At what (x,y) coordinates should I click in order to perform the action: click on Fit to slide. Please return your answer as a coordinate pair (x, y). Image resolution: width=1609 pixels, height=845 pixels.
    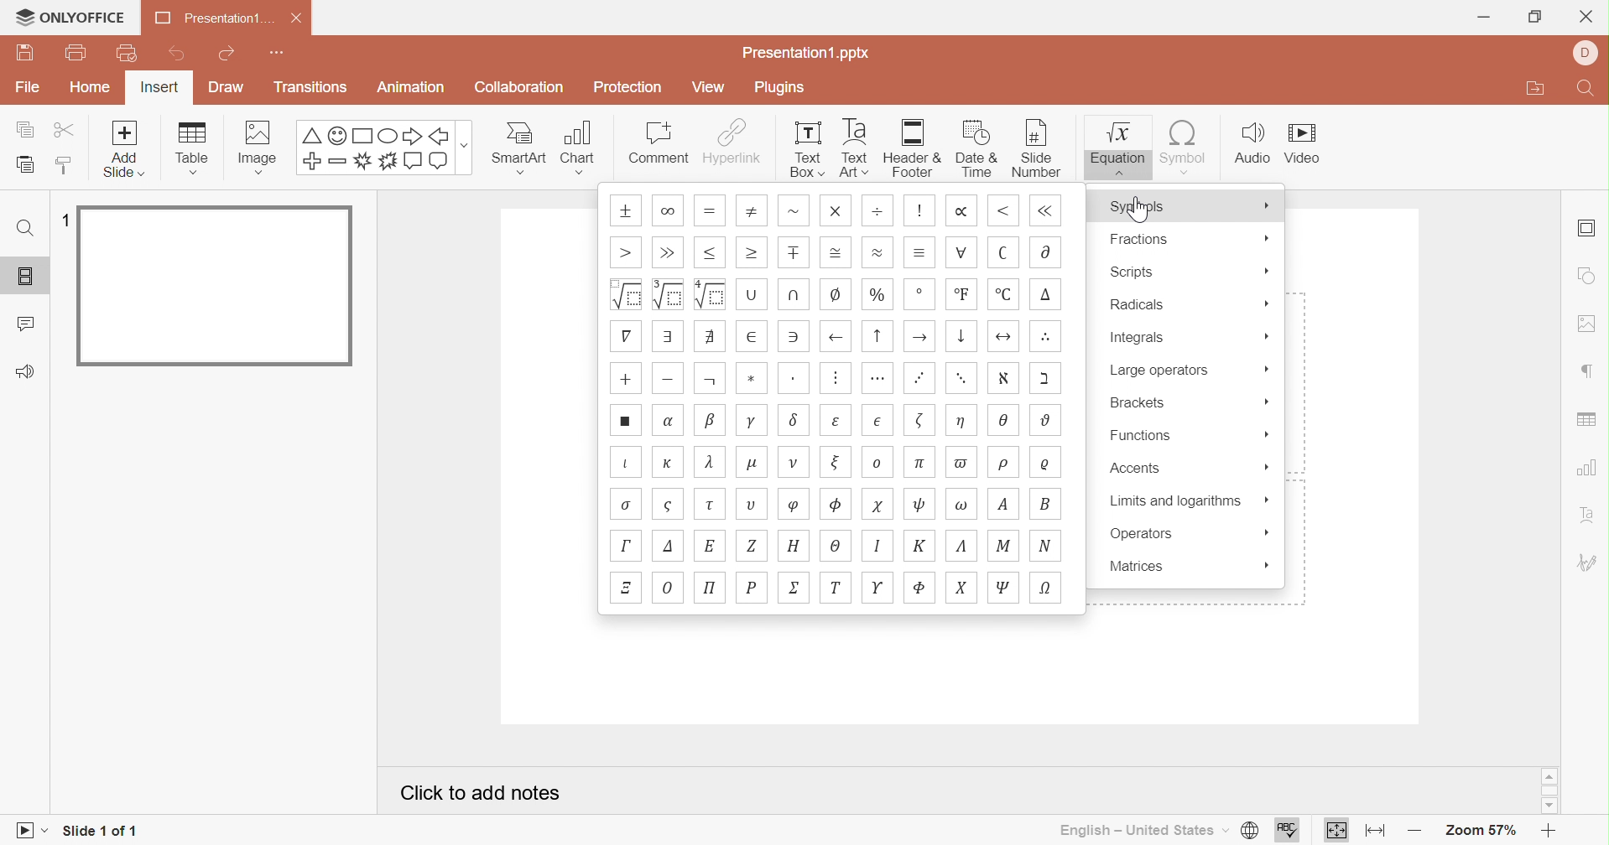
    Looking at the image, I should click on (1339, 831).